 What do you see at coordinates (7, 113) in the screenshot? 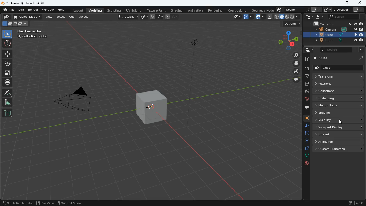
I see `add` at bounding box center [7, 113].